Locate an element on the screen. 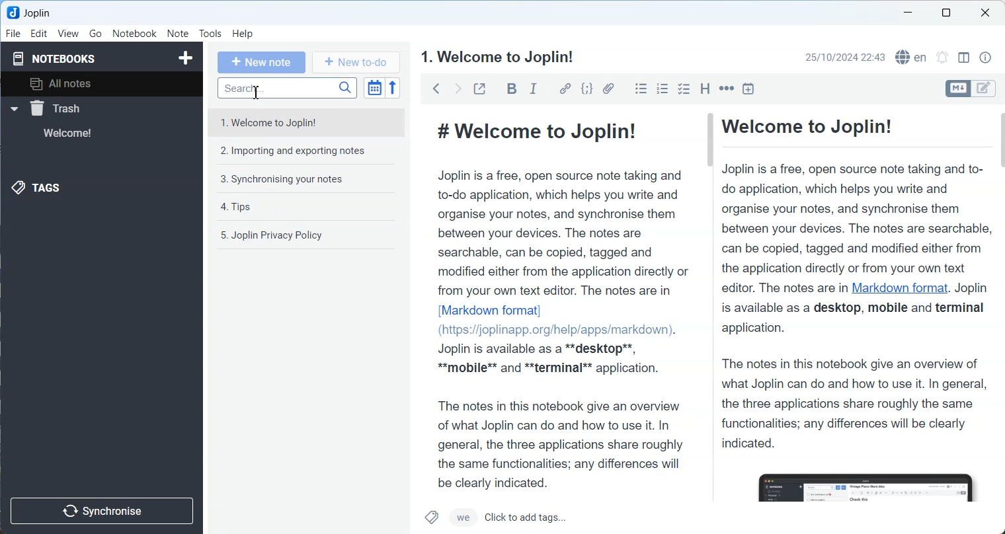 The width and height of the screenshot is (1005, 534). synchronising your Notes is located at coordinates (309, 180).